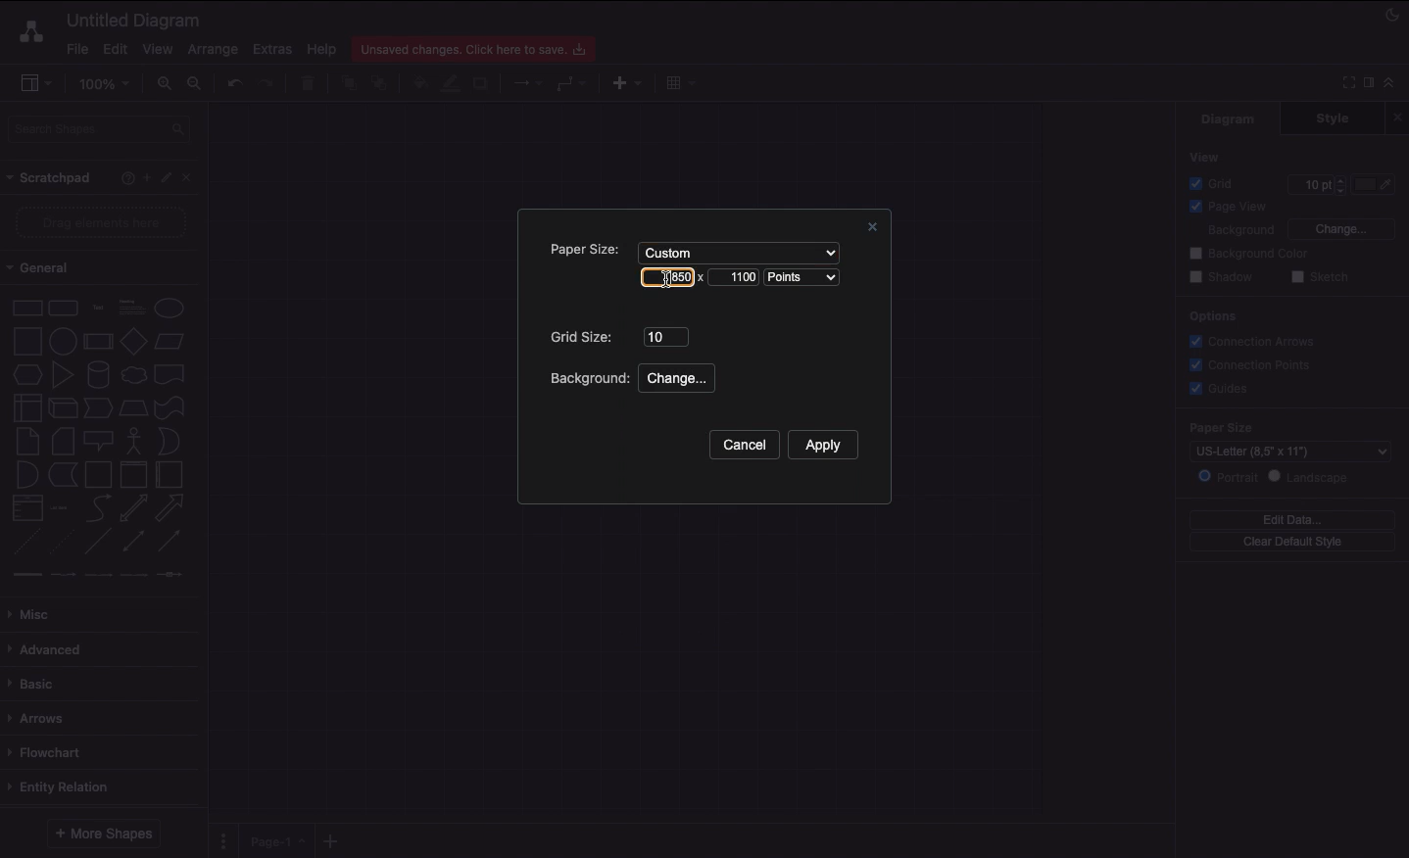 Image resolution: width=1409 pixels, height=858 pixels. What do you see at coordinates (219, 841) in the screenshot?
I see `Pages` at bounding box center [219, 841].